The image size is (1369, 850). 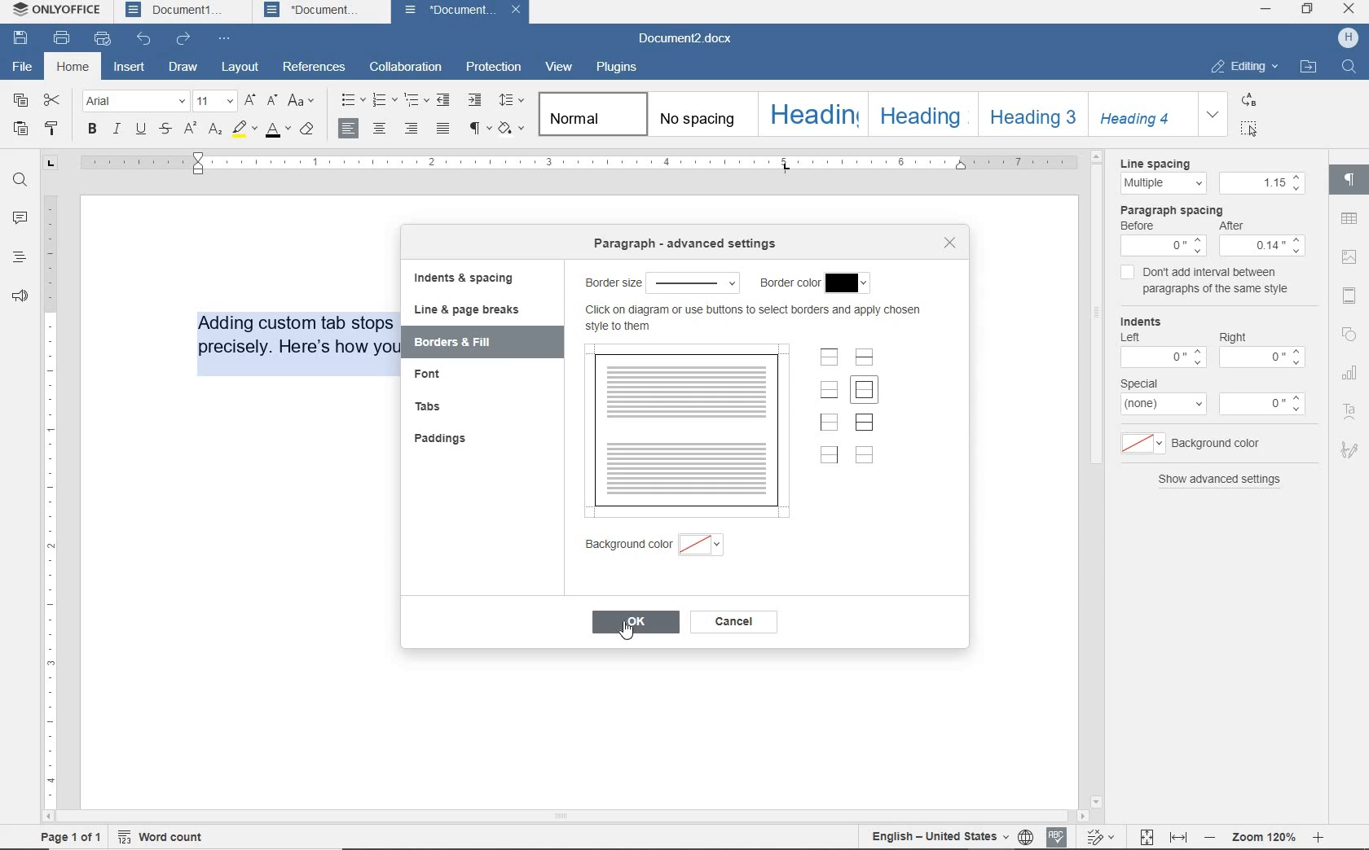 I want to click on cancel, so click(x=737, y=622).